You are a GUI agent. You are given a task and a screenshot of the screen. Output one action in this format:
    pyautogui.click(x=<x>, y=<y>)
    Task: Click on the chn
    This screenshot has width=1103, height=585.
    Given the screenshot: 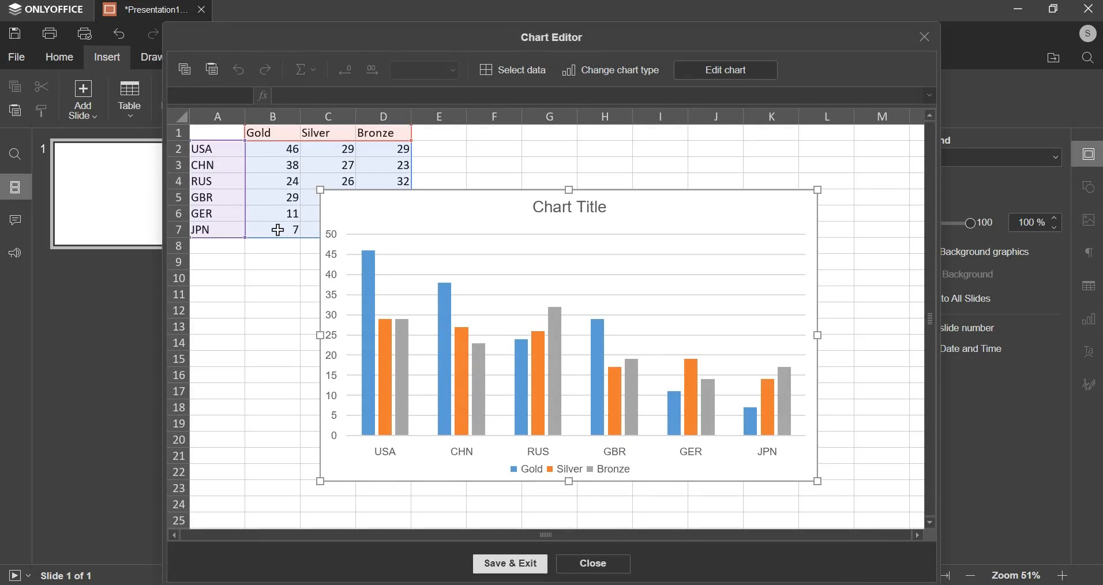 What is the action you would take?
    pyautogui.click(x=217, y=164)
    